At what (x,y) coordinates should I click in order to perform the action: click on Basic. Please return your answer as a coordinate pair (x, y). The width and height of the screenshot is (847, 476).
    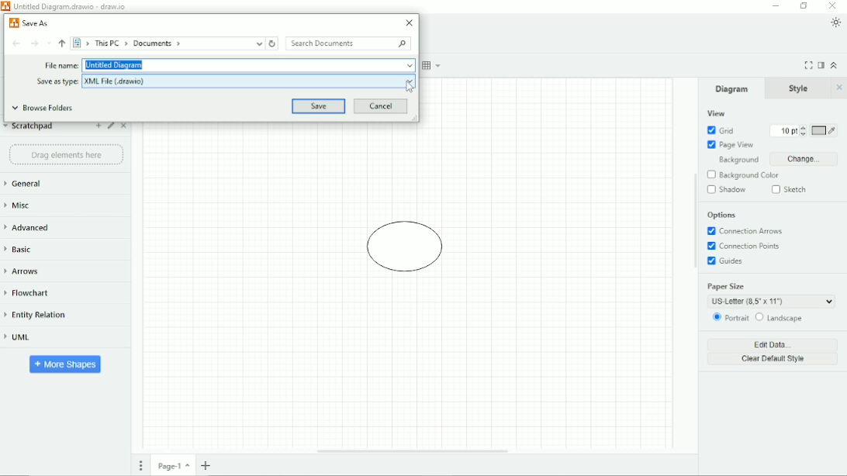
    Looking at the image, I should click on (22, 249).